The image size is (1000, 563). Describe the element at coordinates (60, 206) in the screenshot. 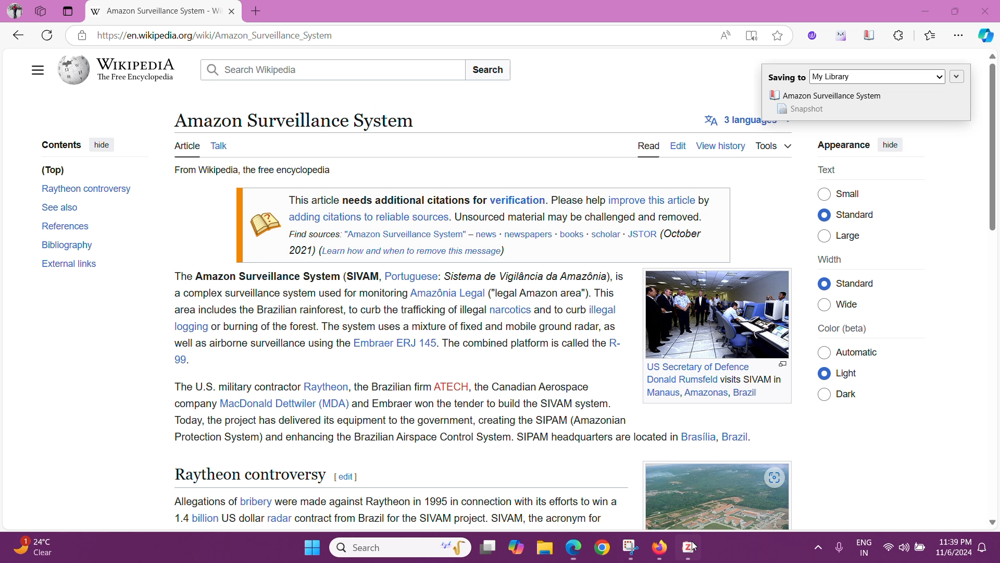

I see `See also` at that location.